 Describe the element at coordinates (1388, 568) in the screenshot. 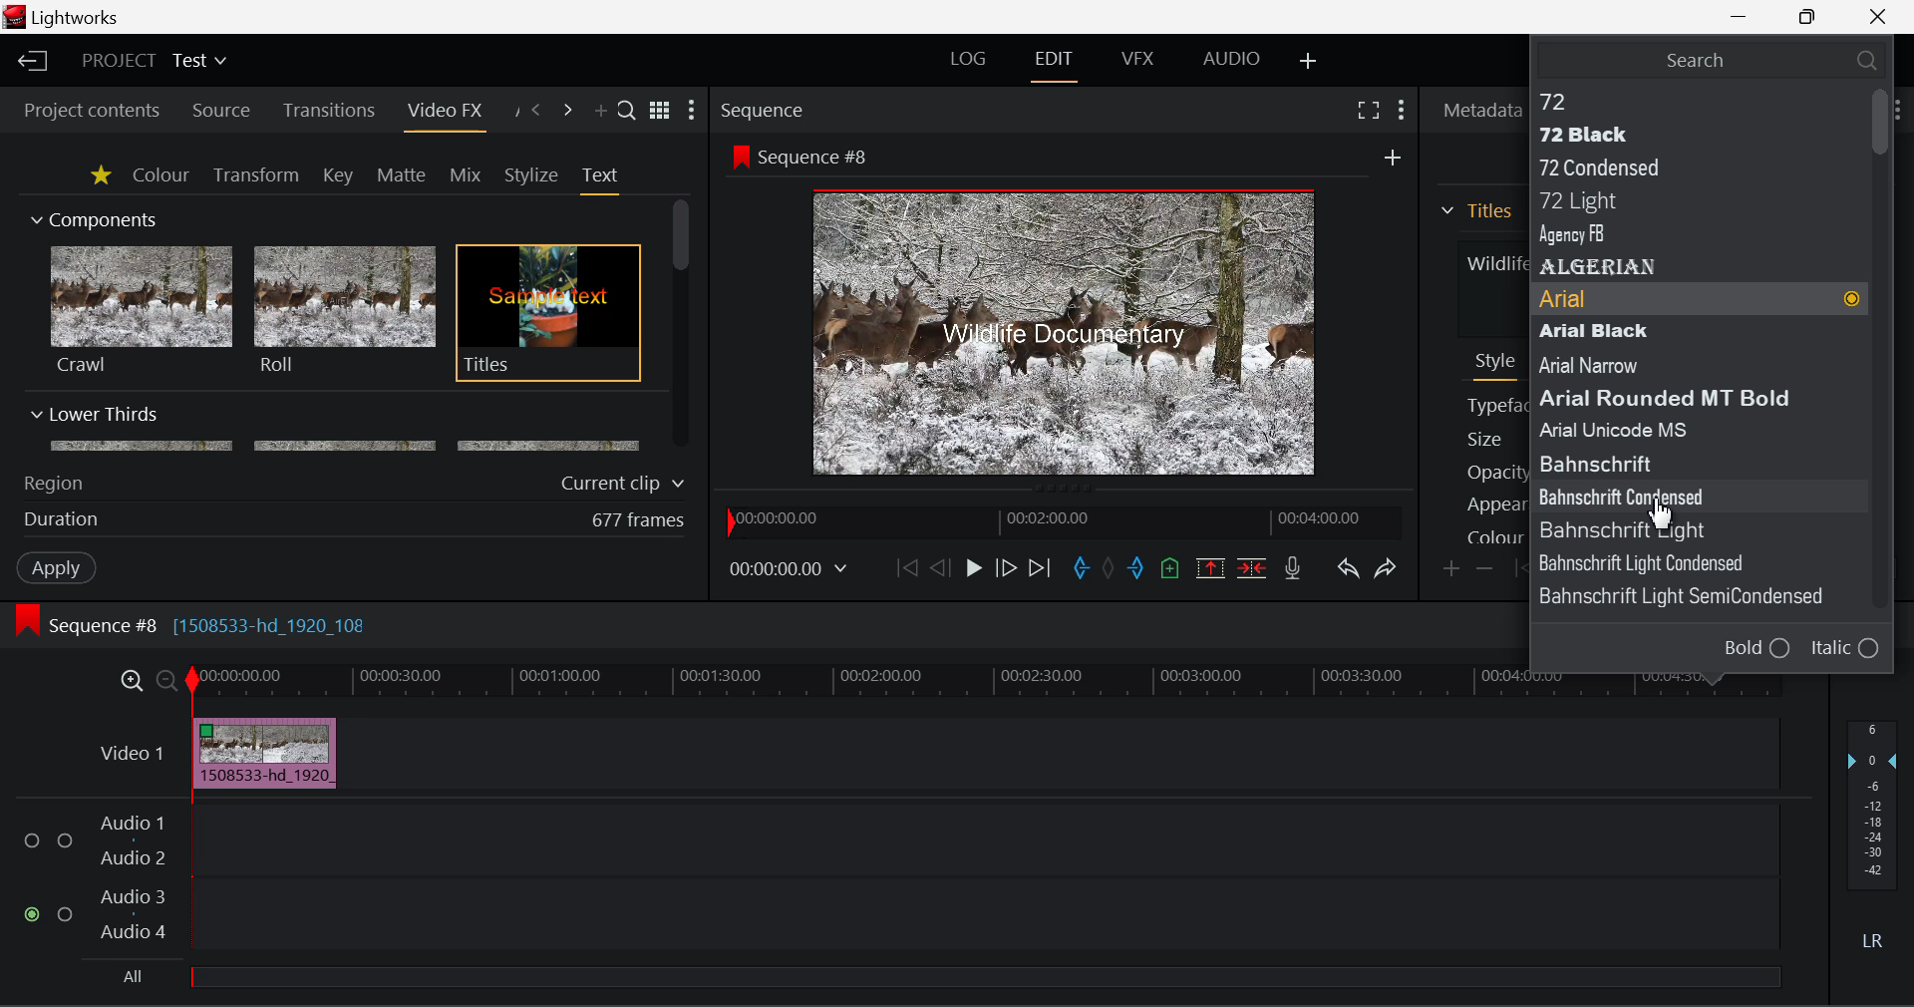

I see `Redo` at that location.